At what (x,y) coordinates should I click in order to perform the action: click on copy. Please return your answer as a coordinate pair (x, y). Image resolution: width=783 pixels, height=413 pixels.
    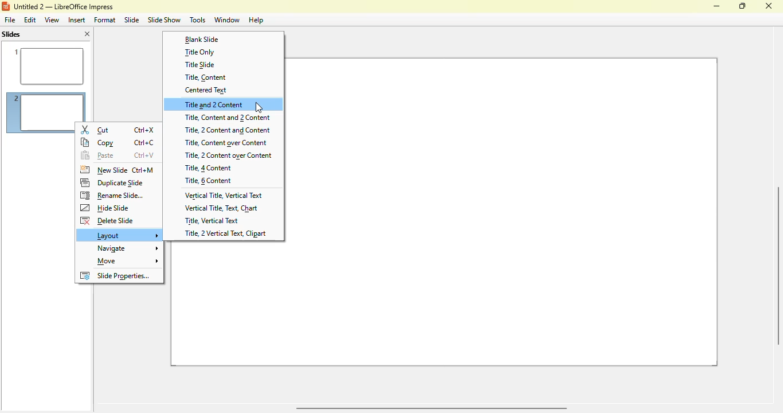
    Looking at the image, I should click on (97, 142).